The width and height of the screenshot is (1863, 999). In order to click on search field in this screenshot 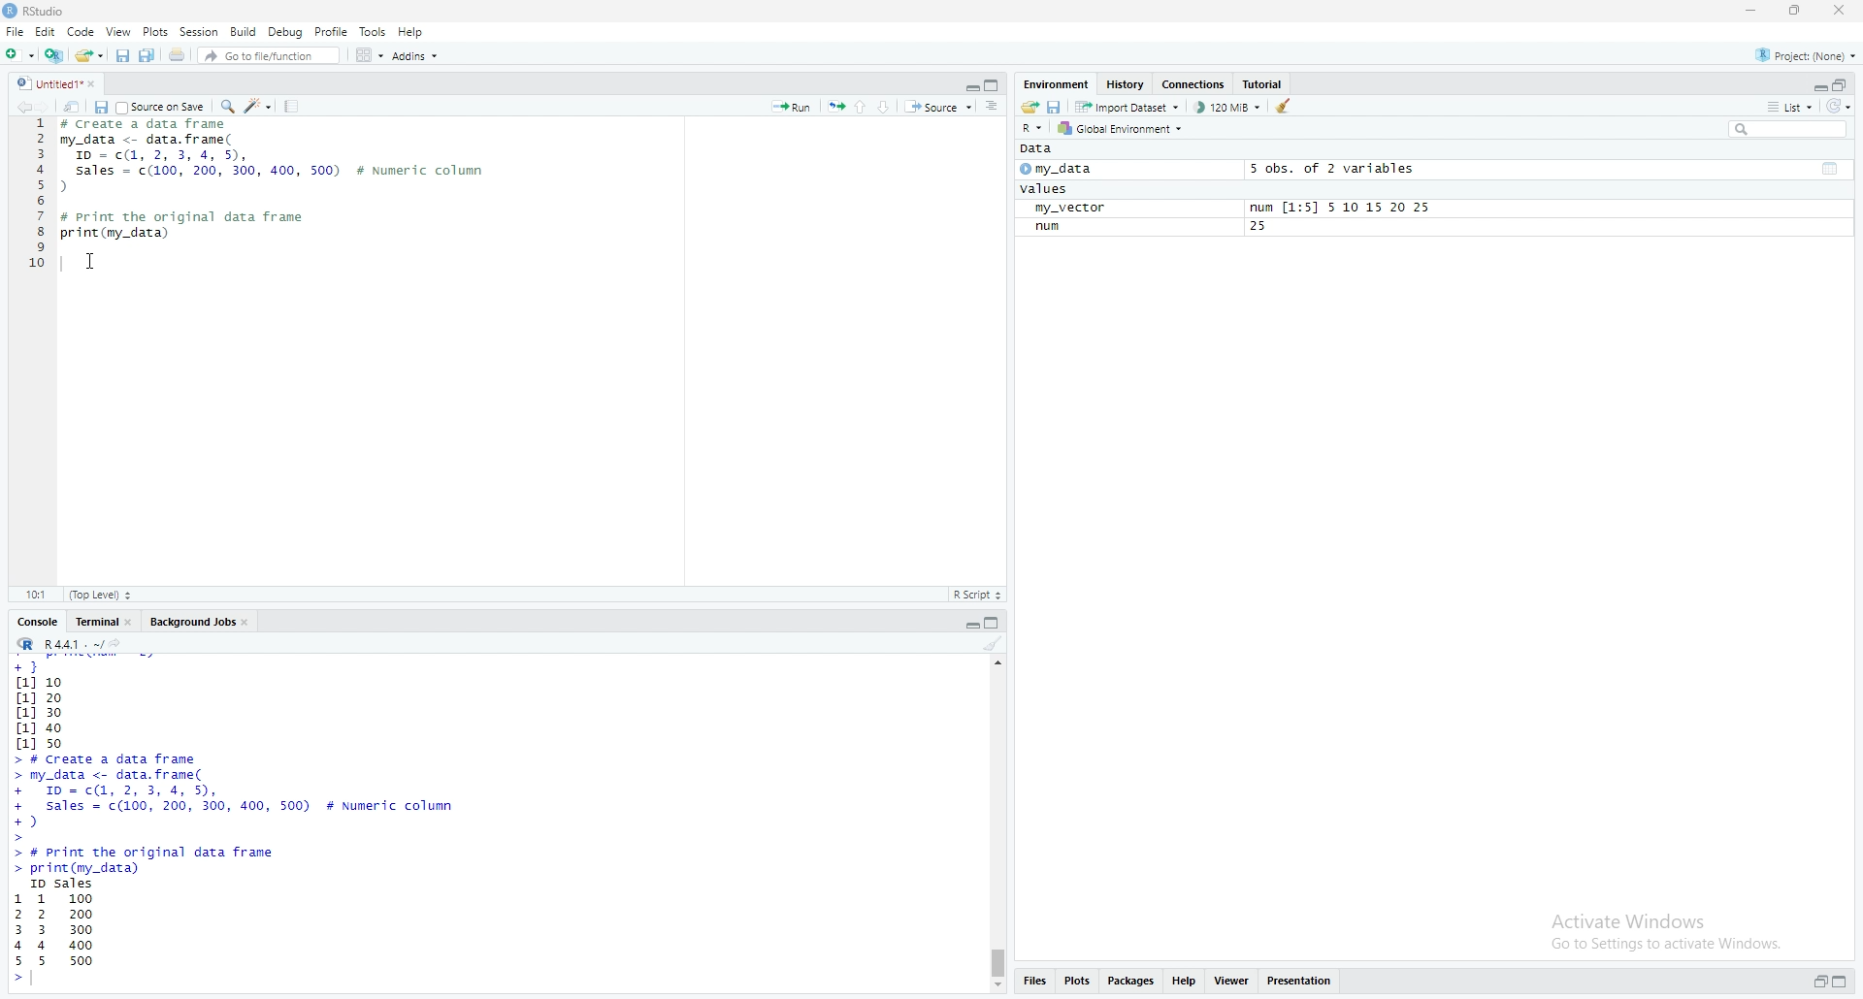, I will do `click(1785, 131)`.